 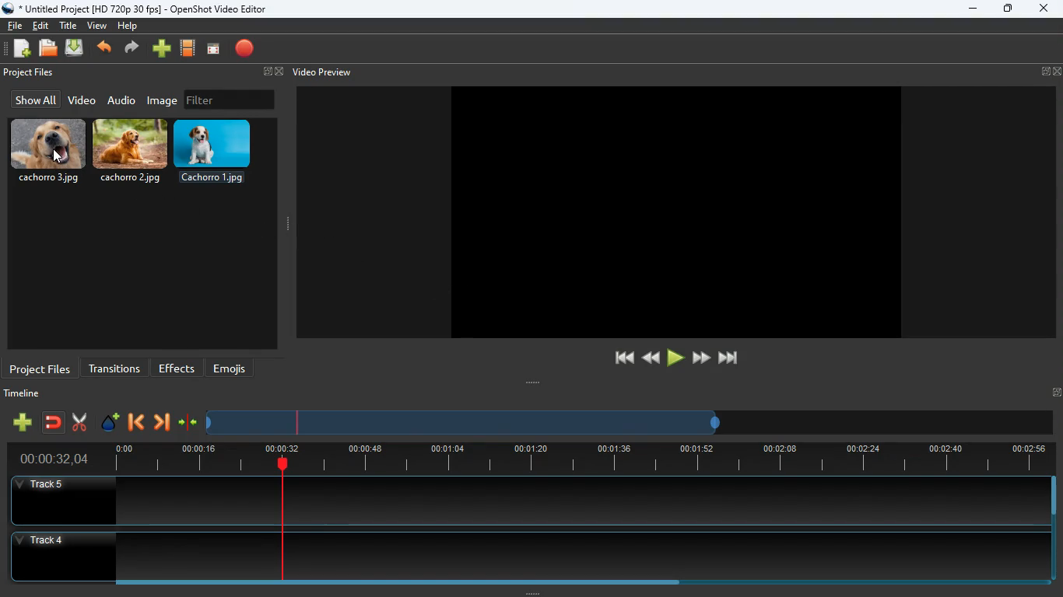 What do you see at coordinates (15, 24) in the screenshot?
I see `file` at bounding box center [15, 24].